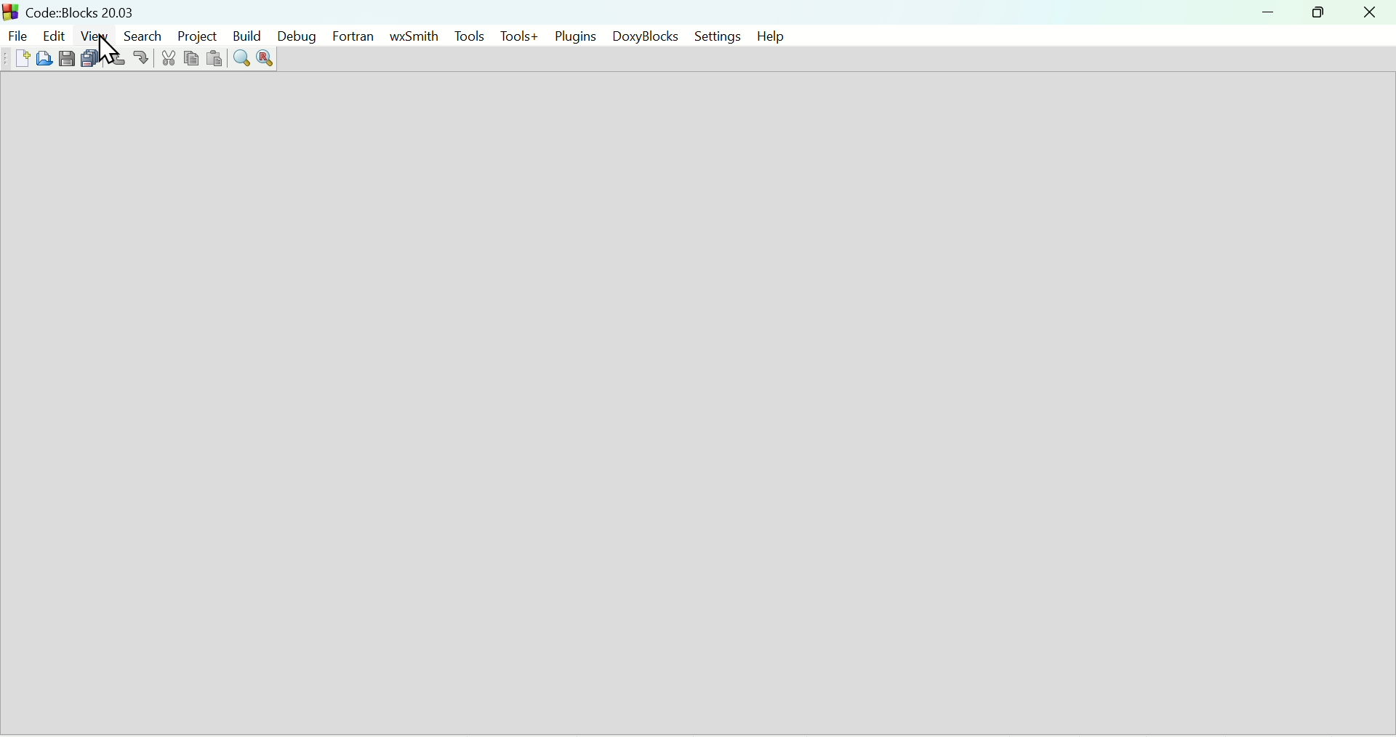 The width and height of the screenshot is (1396, 737). I want to click on Save, so click(67, 58).